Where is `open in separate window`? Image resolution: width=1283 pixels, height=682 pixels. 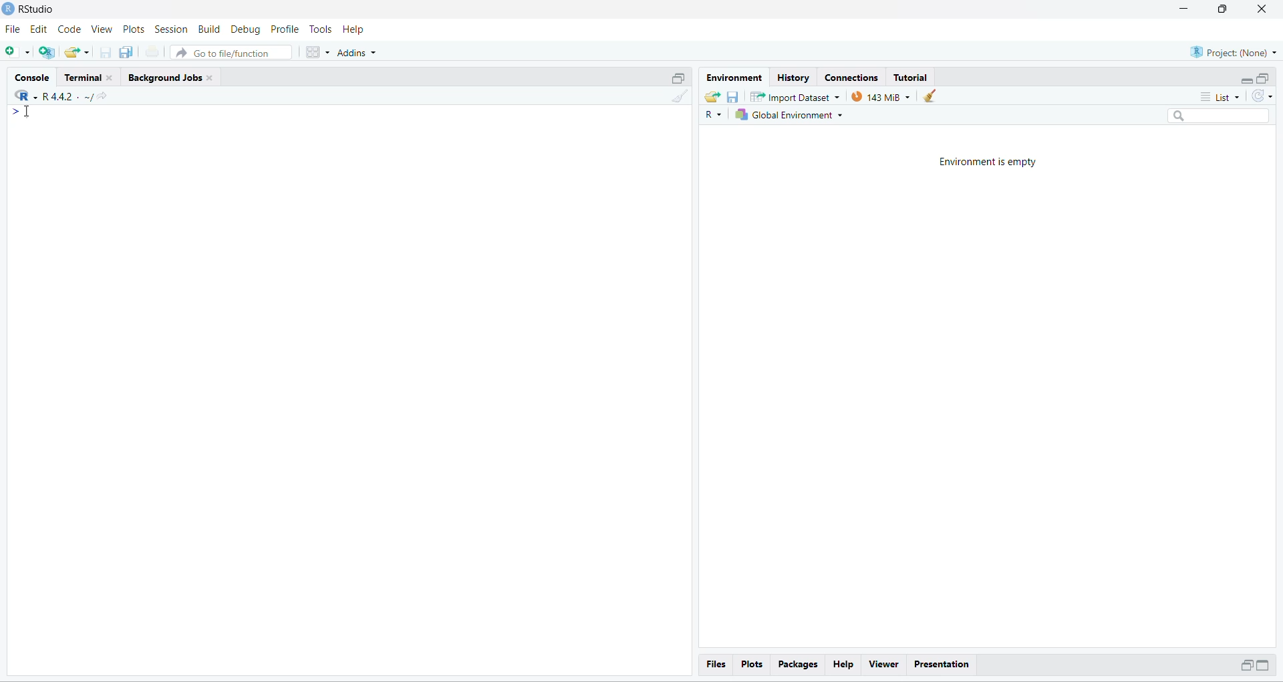 open in separate window is located at coordinates (1264, 78).